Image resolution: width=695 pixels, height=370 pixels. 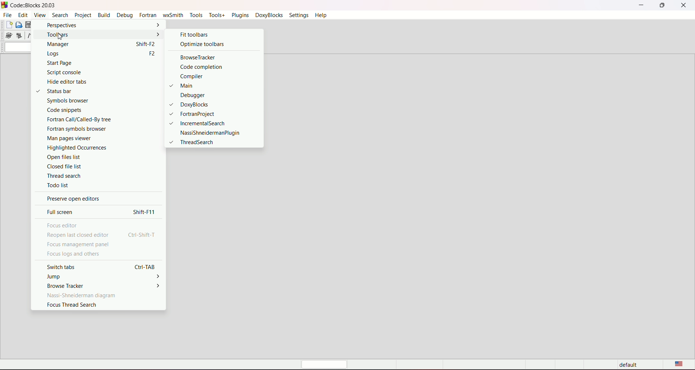 What do you see at coordinates (240, 15) in the screenshot?
I see `plugins` at bounding box center [240, 15].